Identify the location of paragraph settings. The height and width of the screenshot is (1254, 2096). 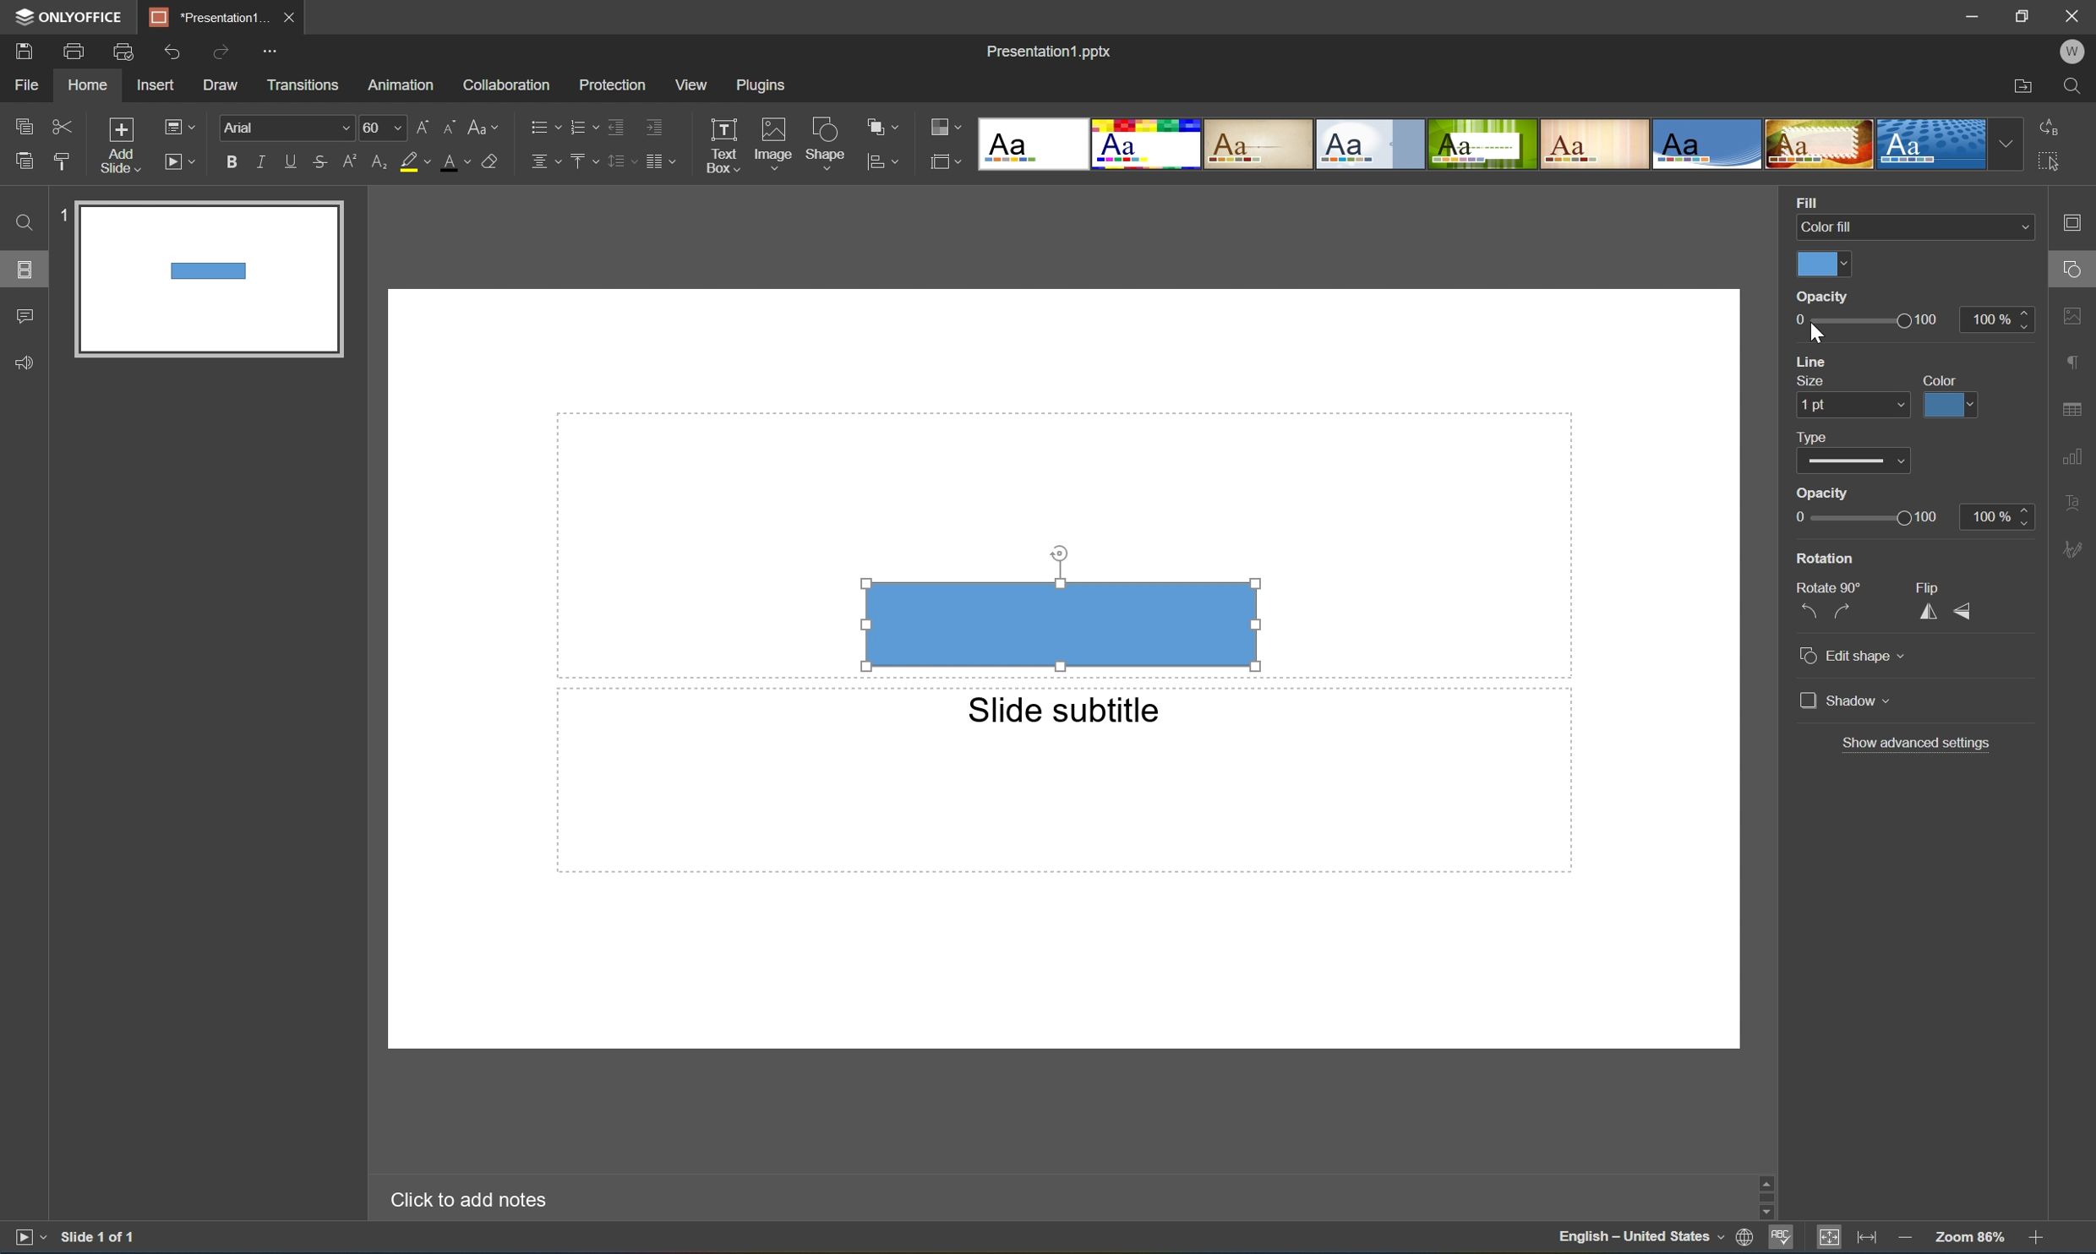
(2074, 362).